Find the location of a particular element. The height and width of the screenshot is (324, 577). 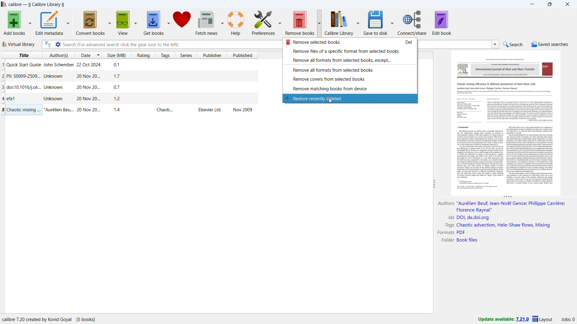

remove matching books from device is located at coordinates (350, 88).